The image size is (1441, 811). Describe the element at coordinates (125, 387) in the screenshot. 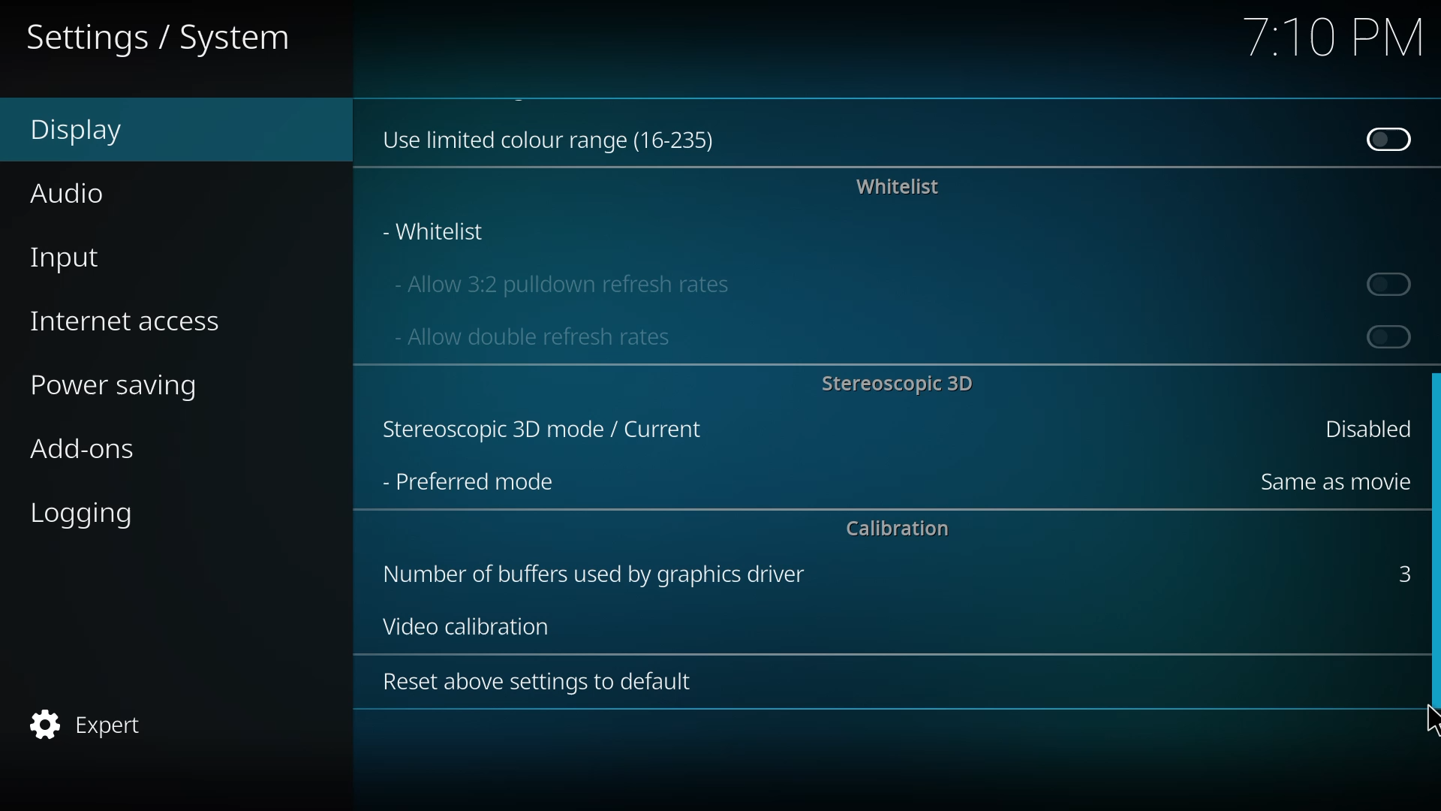

I see `power saving` at that location.